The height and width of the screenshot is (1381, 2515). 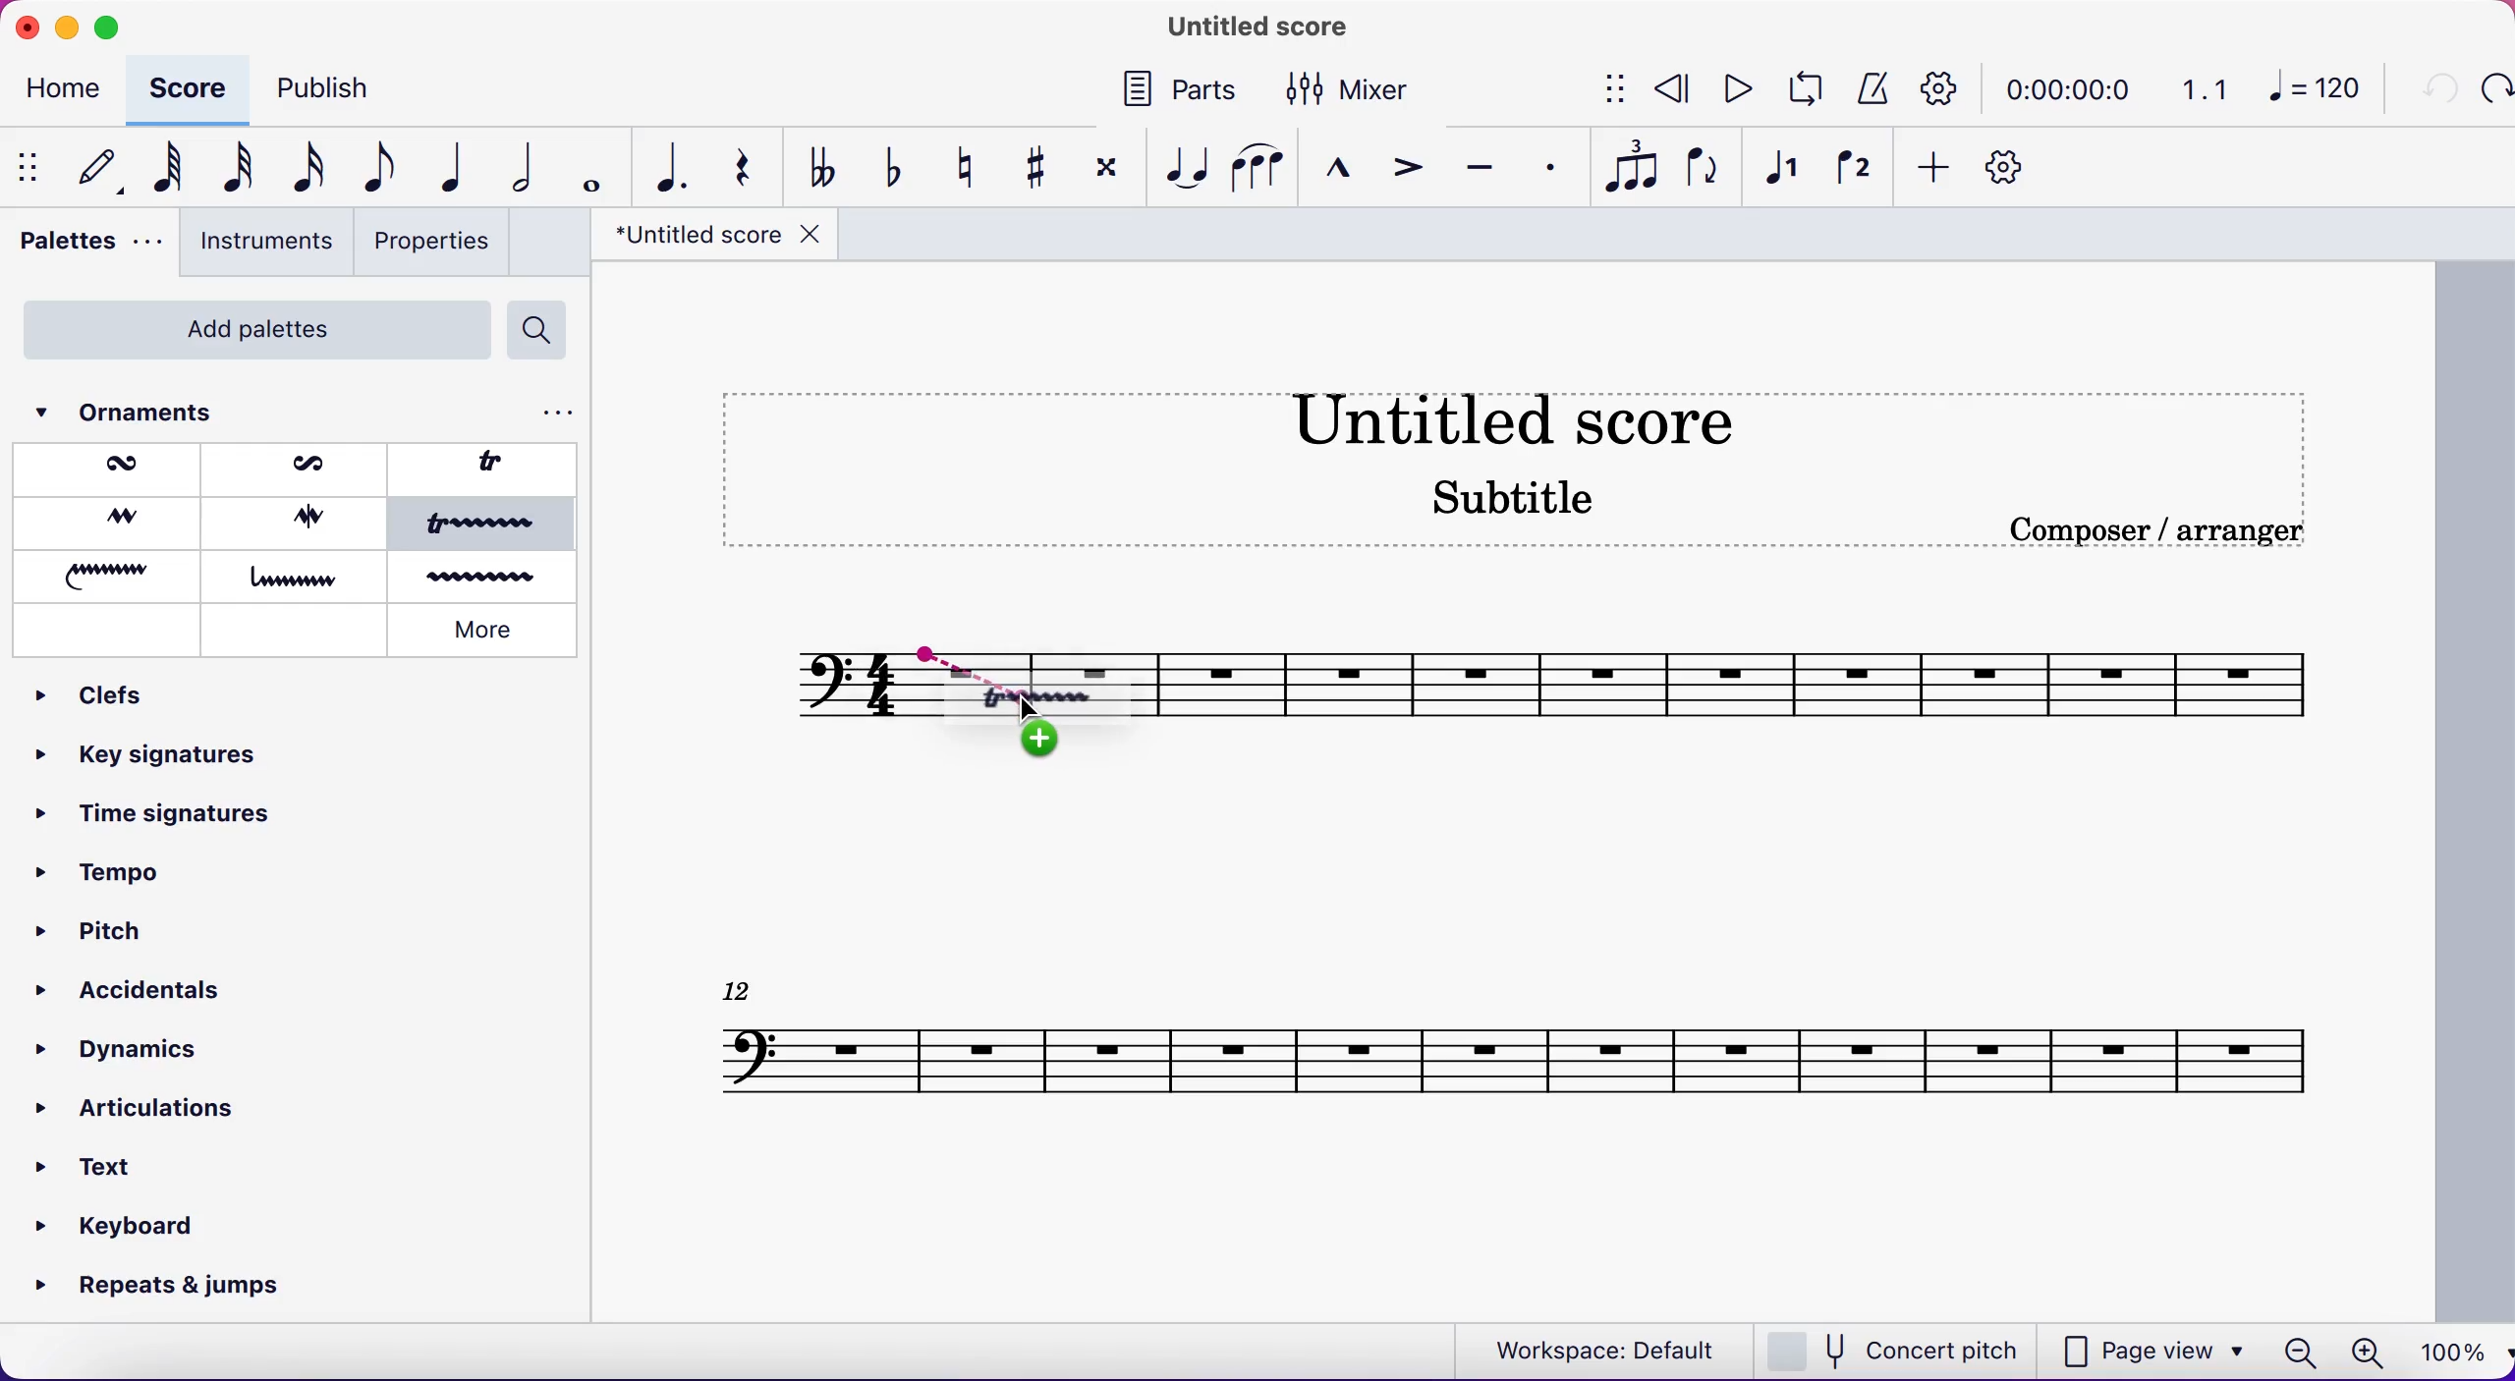 I want to click on keyboard, so click(x=123, y=1225).